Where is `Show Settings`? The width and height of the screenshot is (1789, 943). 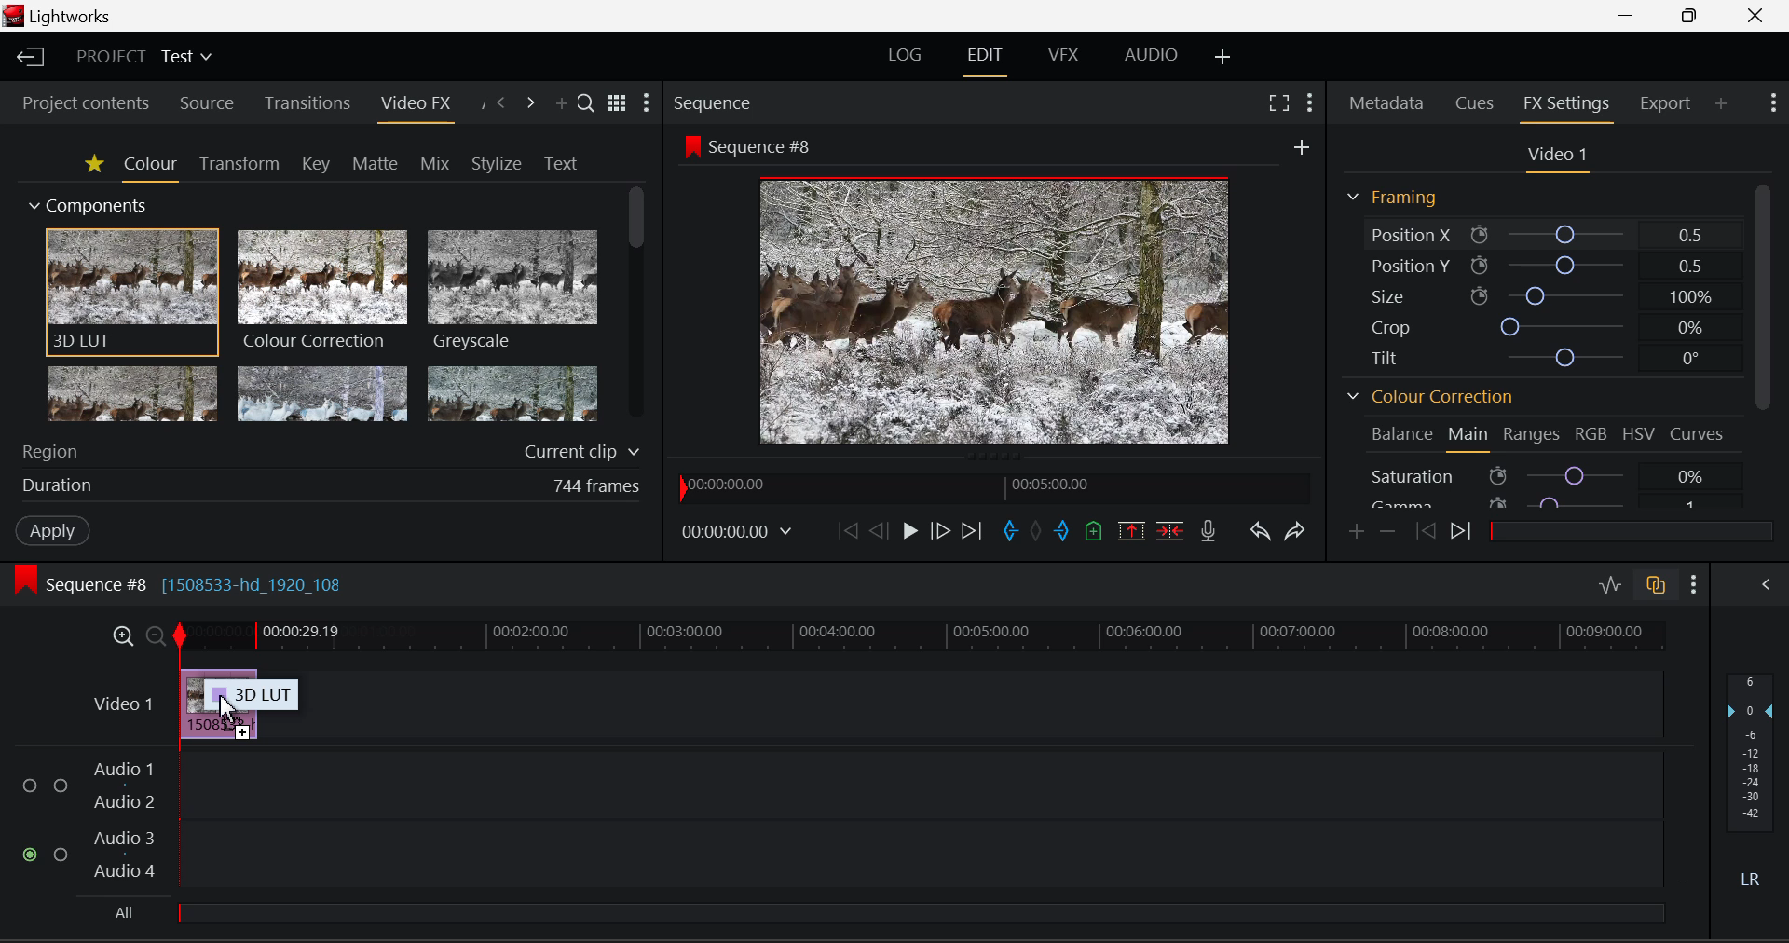
Show Settings is located at coordinates (1771, 103).